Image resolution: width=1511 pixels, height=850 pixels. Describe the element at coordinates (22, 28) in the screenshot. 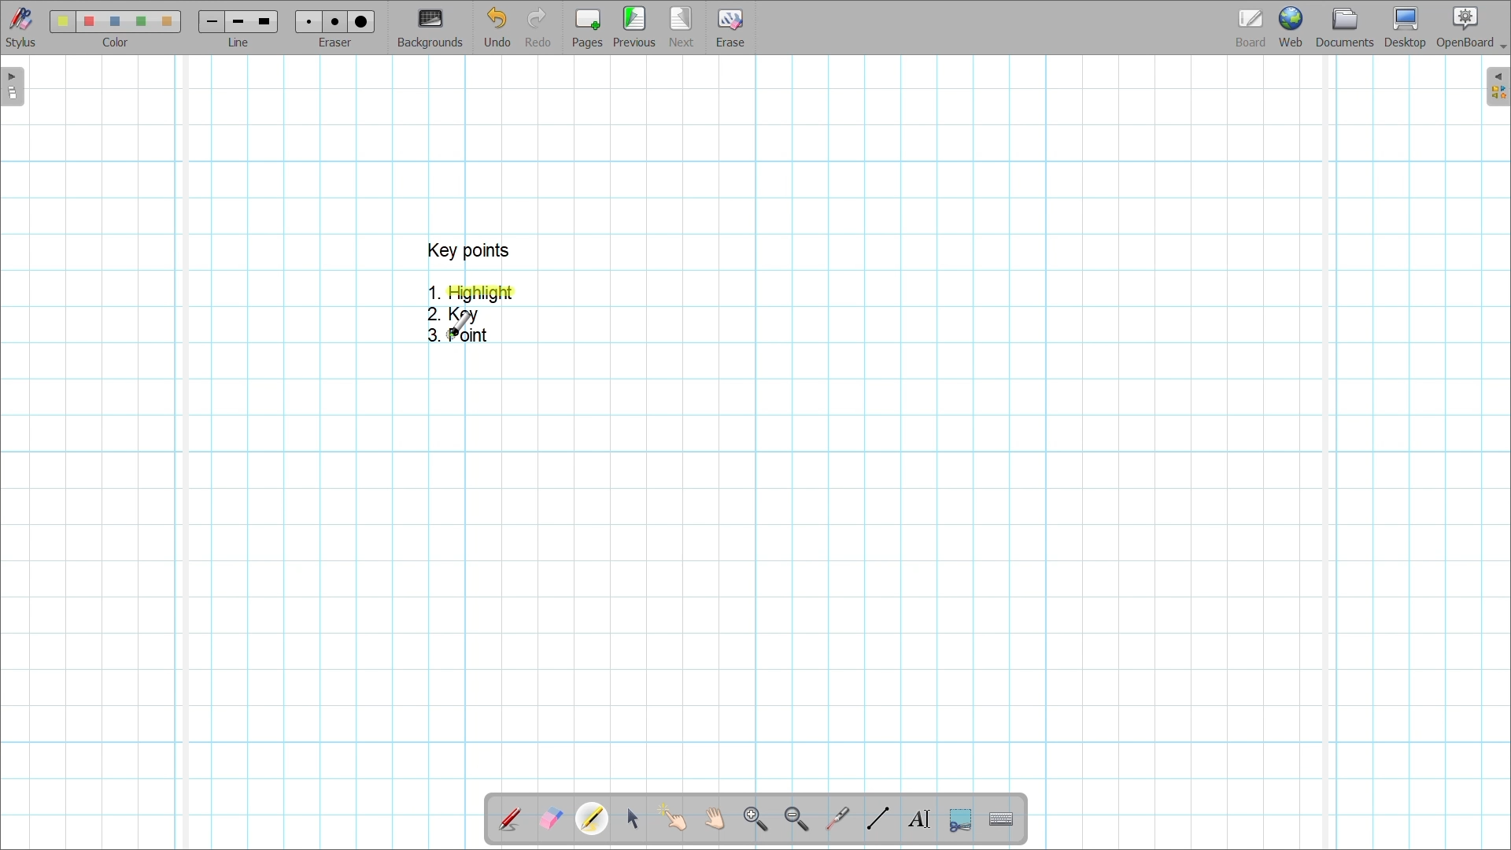

I see `Stylus menu at the bottom of the page` at that location.